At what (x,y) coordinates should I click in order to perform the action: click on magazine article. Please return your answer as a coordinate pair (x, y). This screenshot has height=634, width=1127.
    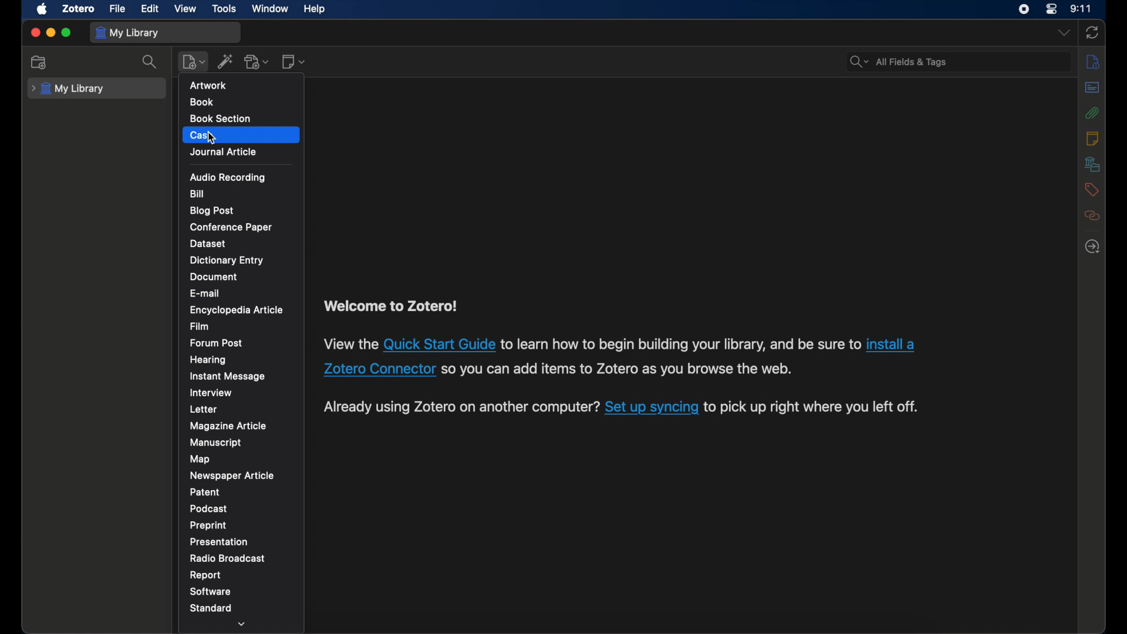
    Looking at the image, I should click on (229, 426).